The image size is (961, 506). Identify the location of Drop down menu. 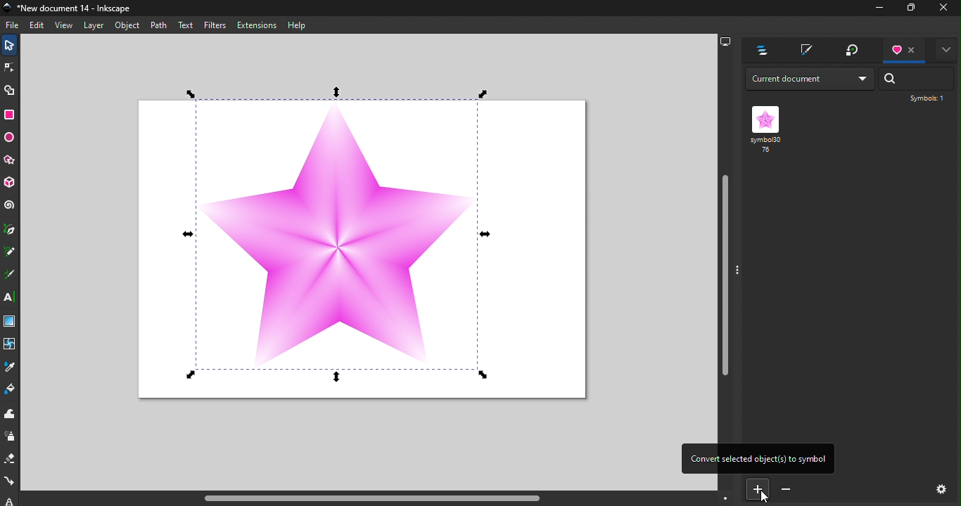
(808, 79).